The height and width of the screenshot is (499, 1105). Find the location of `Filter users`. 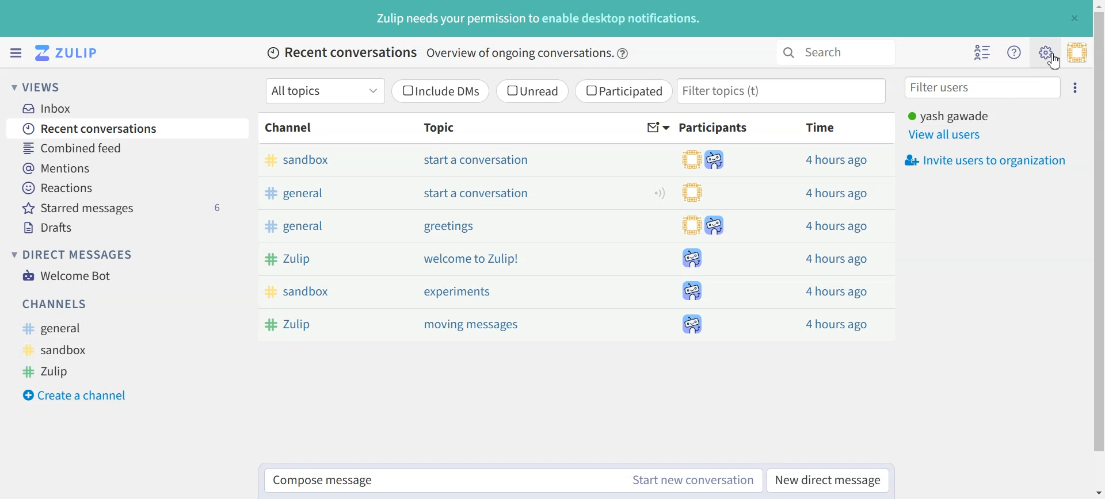

Filter users is located at coordinates (983, 87).